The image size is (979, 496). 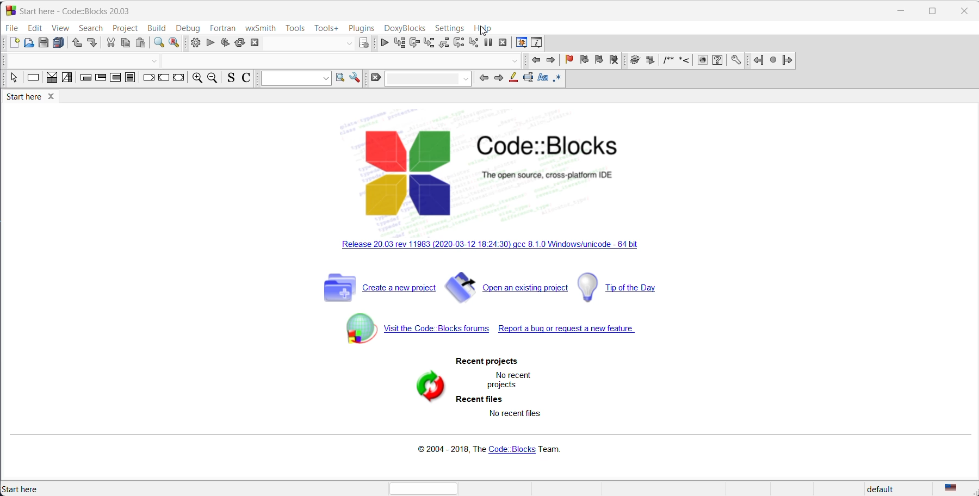 What do you see at coordinates (194, 42) in the screenshot?
I see `build` at bounding box center [194, 42].